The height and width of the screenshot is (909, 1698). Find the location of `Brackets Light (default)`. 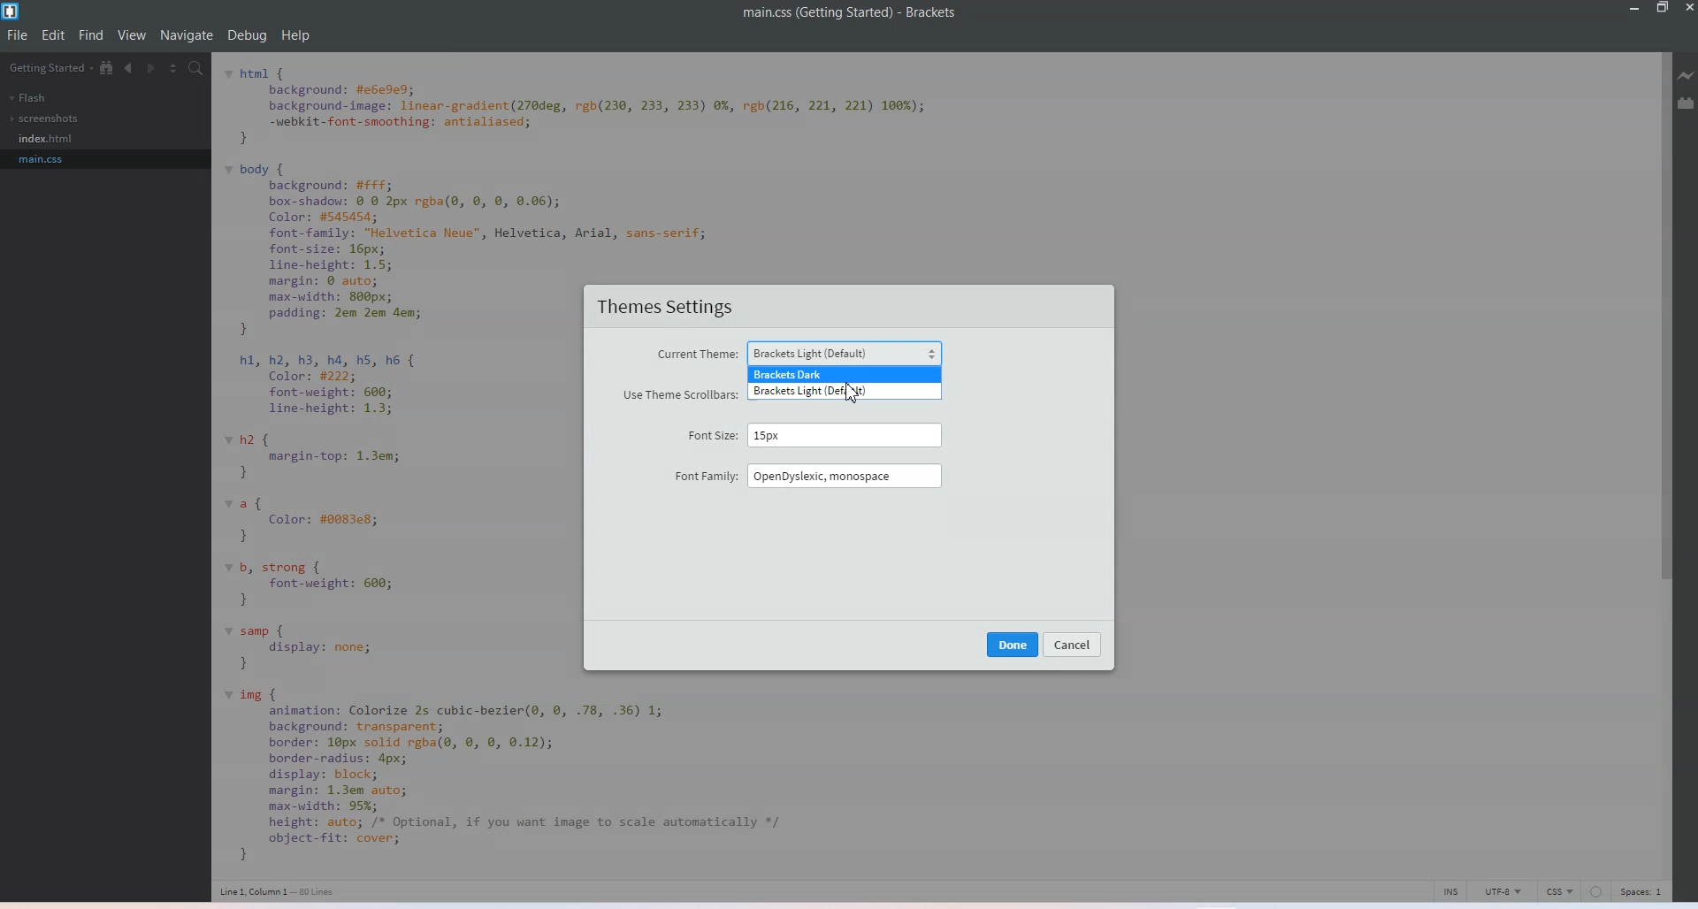

Brackets Light (default) is located at coordinates (846, 352).